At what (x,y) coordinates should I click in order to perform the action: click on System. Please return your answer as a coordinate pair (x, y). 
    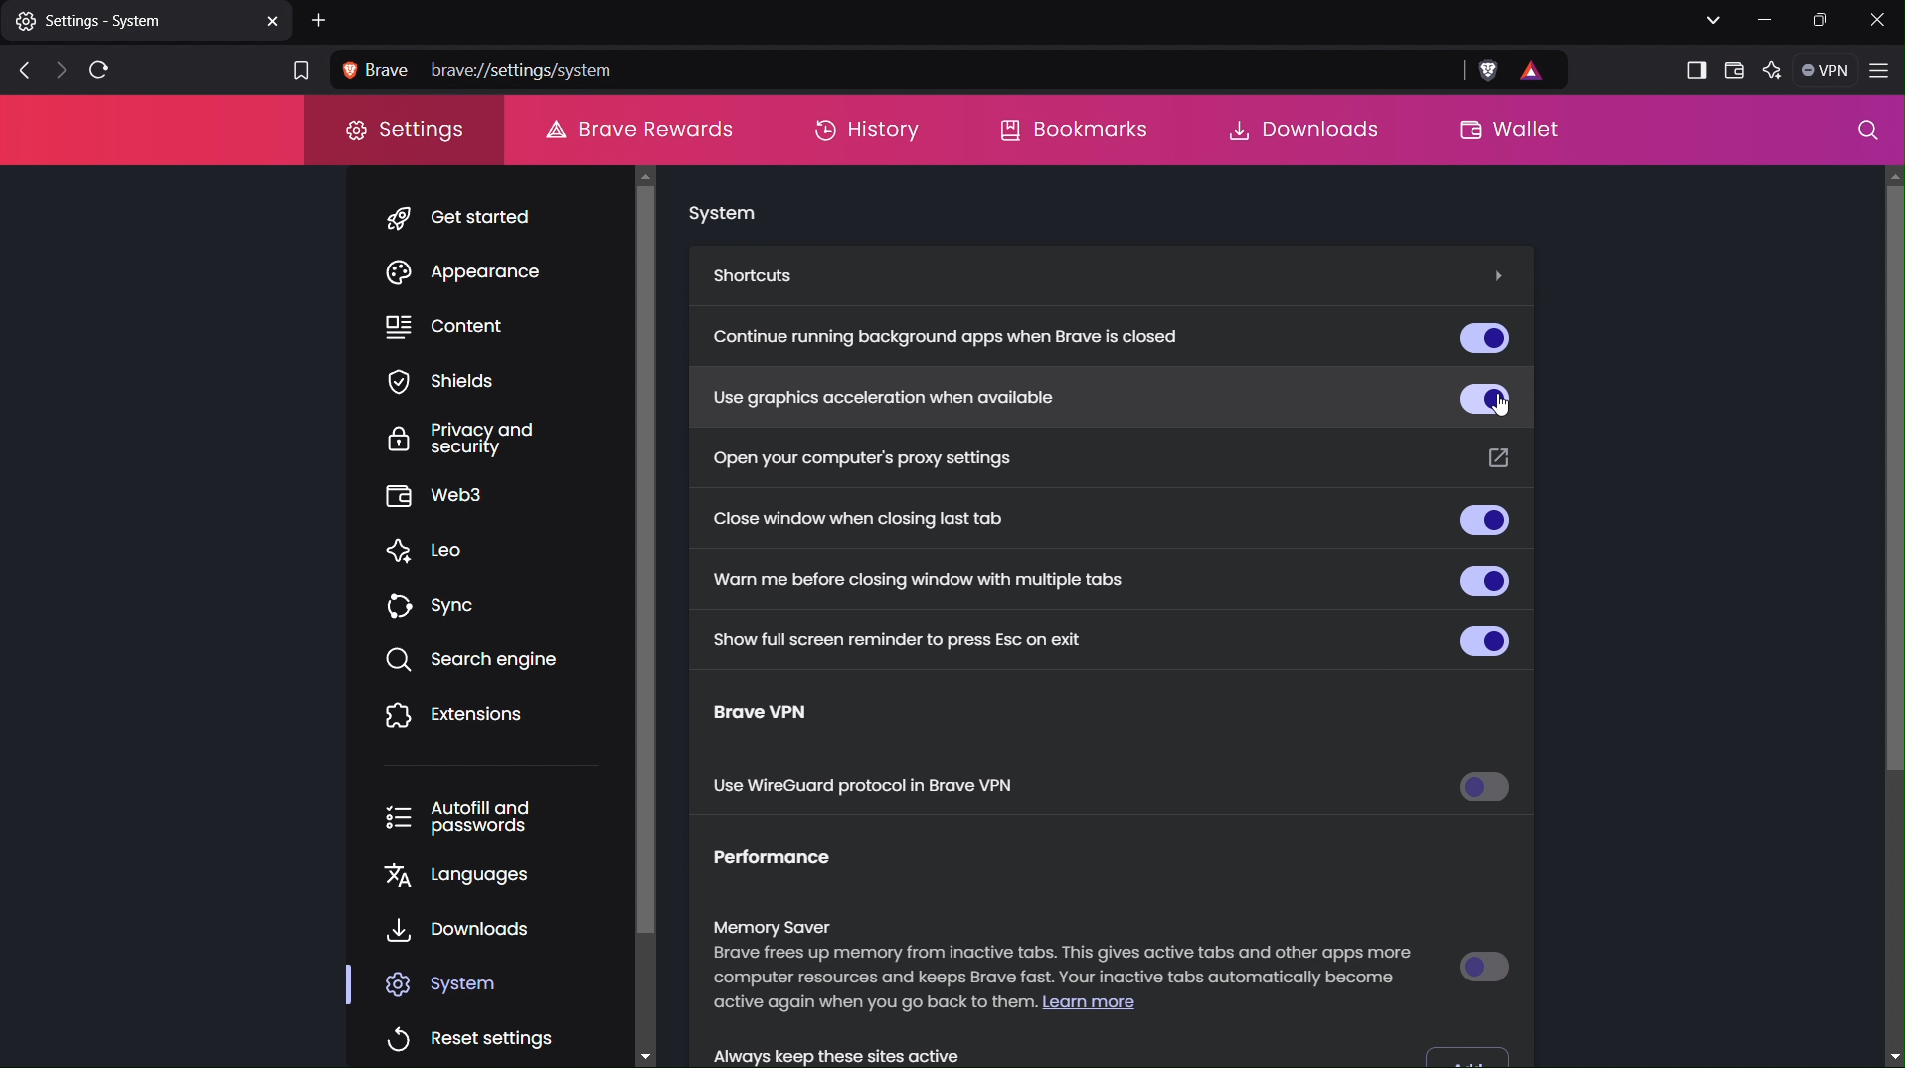
    Looking at the image, I should click on (455, 983).